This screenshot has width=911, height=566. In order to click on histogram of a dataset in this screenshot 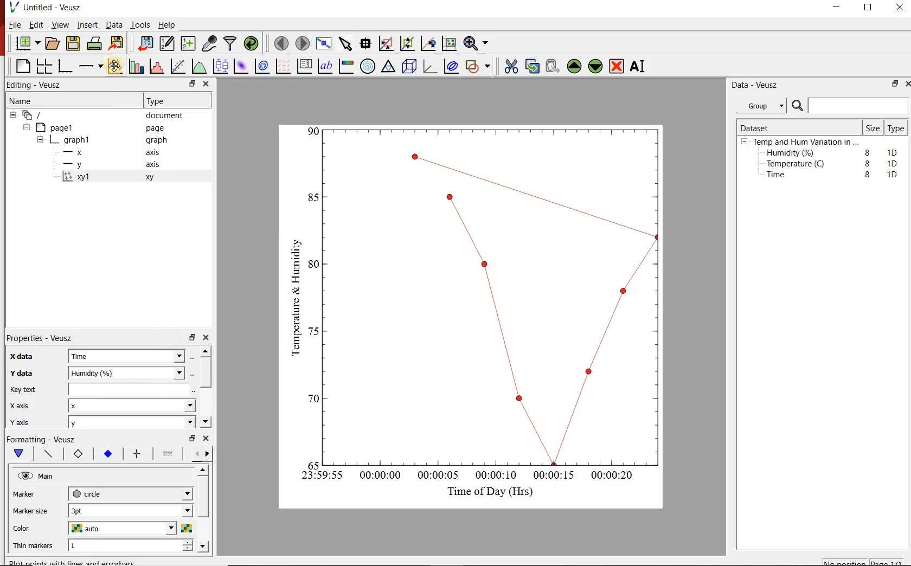, I will do `click(158, 66)`.